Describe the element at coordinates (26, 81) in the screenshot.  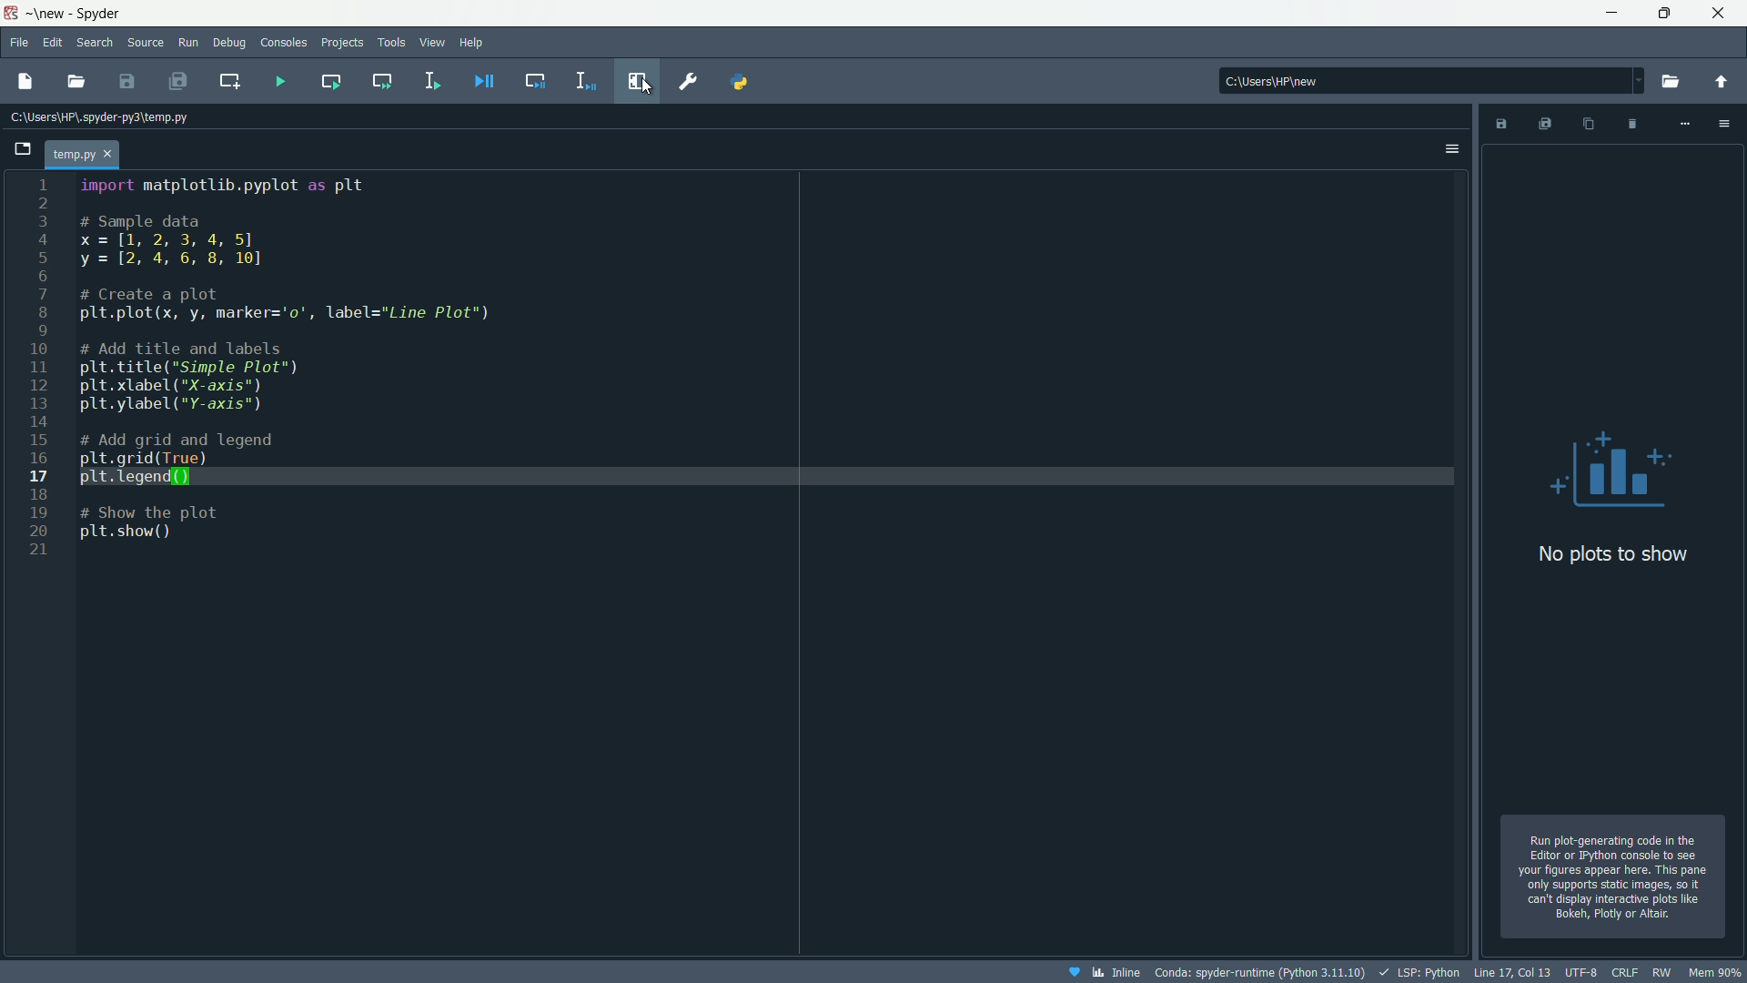
I see `new file` at that location.